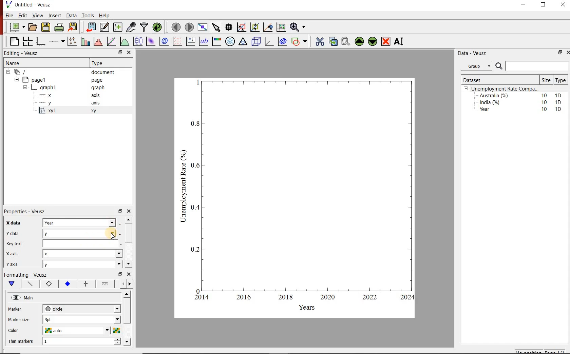 The width and height of the screenshot is (570, 354). I want to click on plot 2d datasets as image, so click(151, 41).